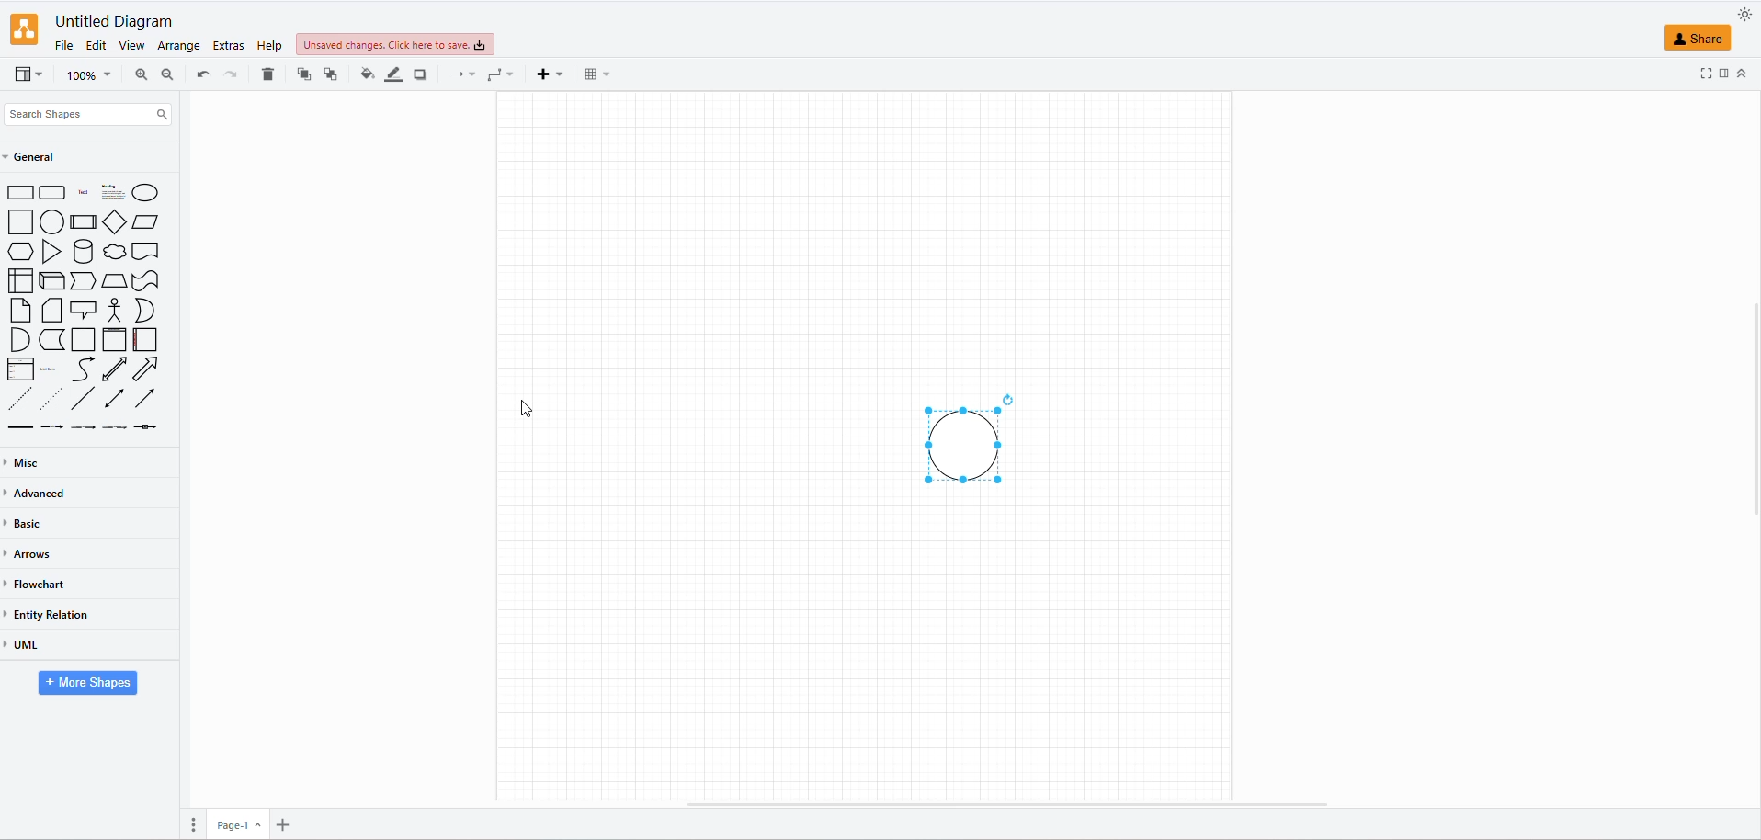 The width and height of the screenshot is (1761, 840). I want to click on FILL COLOR, so click(364, 77).